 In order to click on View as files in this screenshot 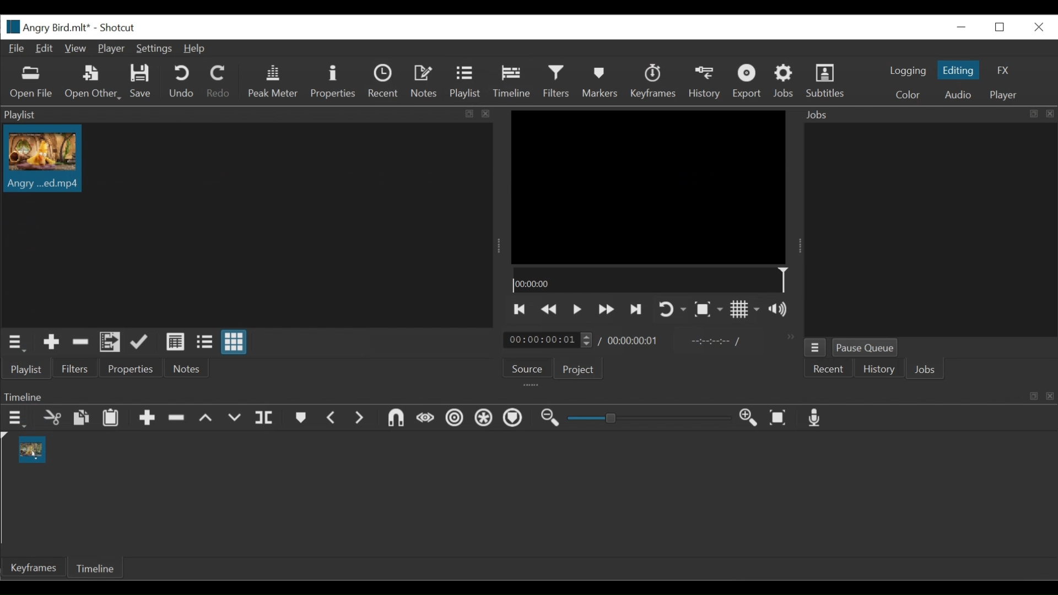, I will do `click(204, 343)`.